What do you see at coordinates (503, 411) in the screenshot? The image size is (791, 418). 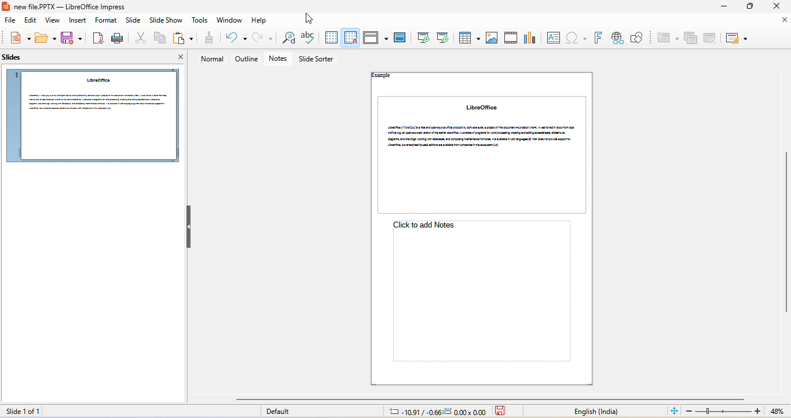 I see `the document has not been modified since the last save` at bounding box center [503, 411].